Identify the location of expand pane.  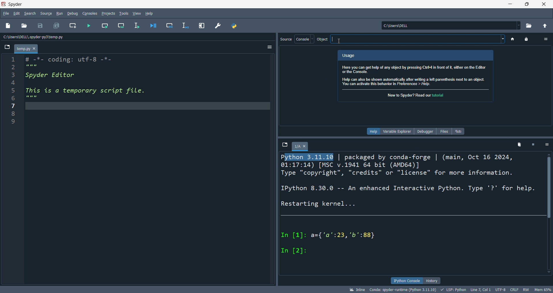
(200, 25).